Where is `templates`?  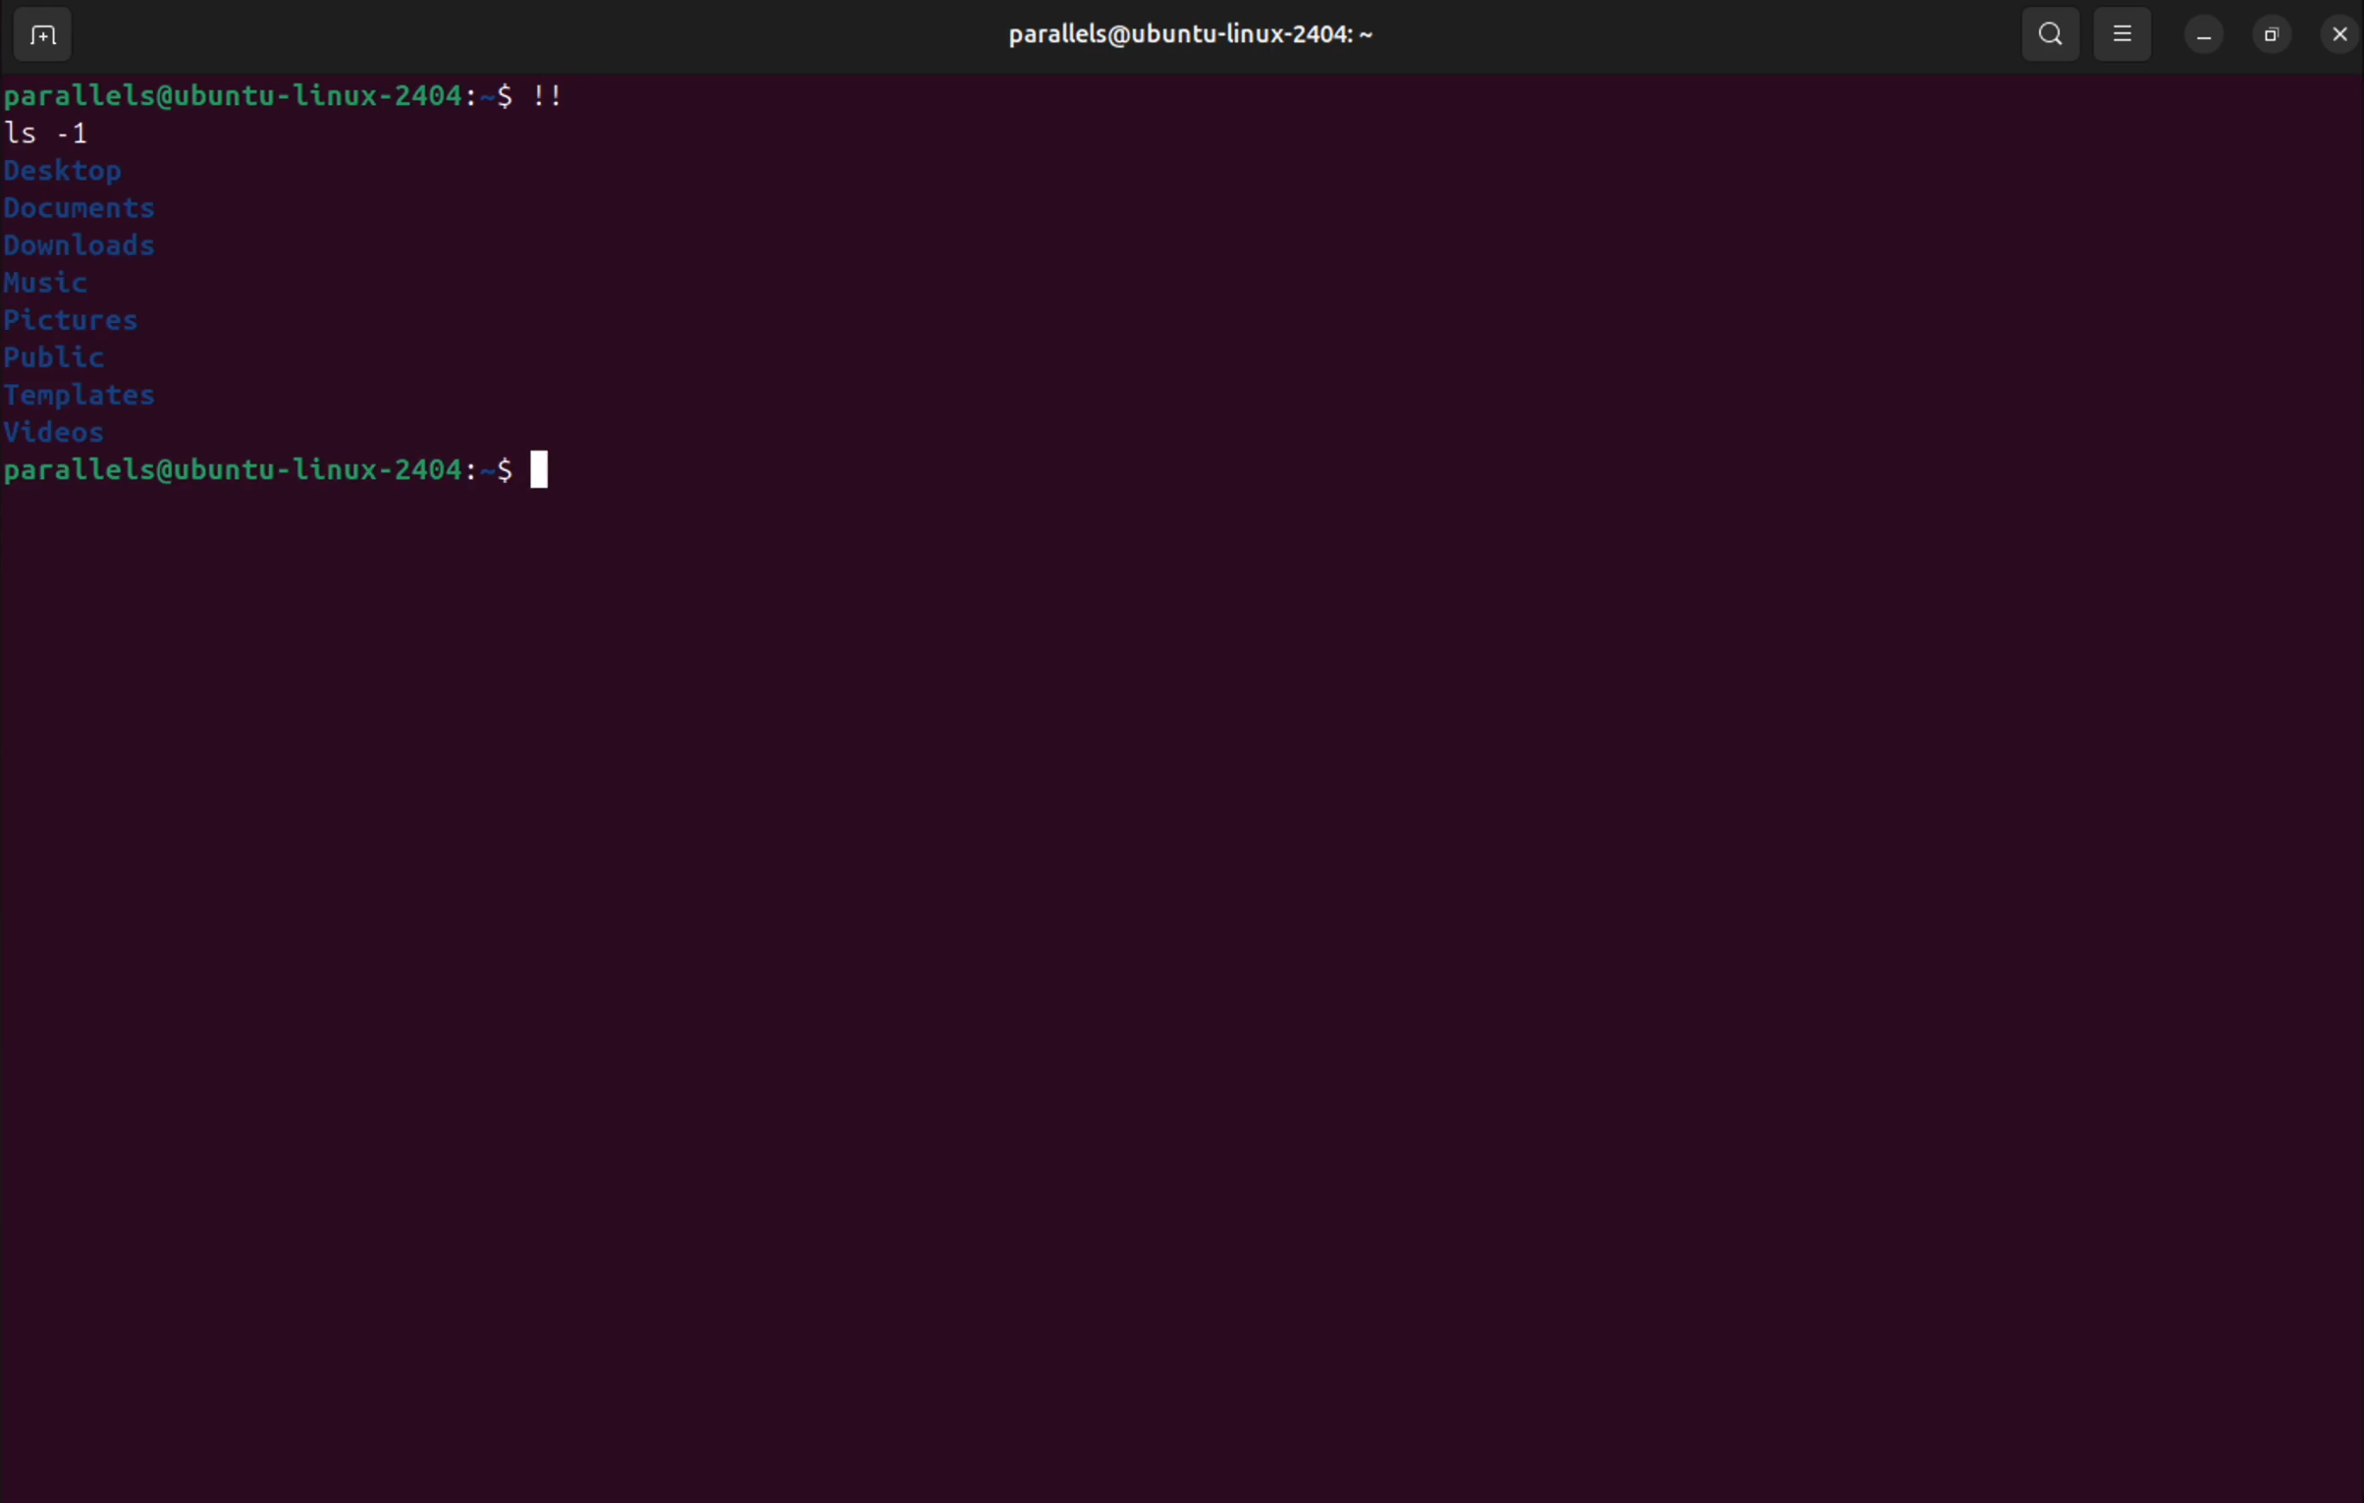 templates is located at coordinates (84, 397).